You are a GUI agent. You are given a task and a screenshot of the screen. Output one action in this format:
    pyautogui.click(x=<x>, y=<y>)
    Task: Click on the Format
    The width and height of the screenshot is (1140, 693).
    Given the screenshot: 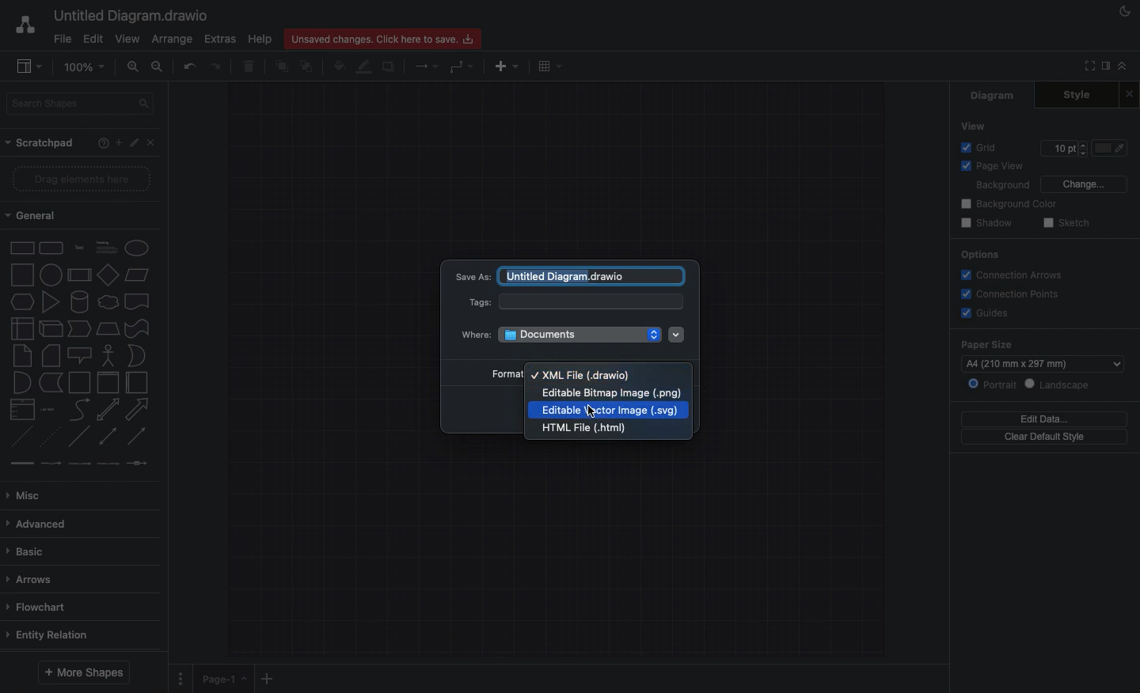 What is the action you would take?
    pyautogui.click(x=505, y=375)
    